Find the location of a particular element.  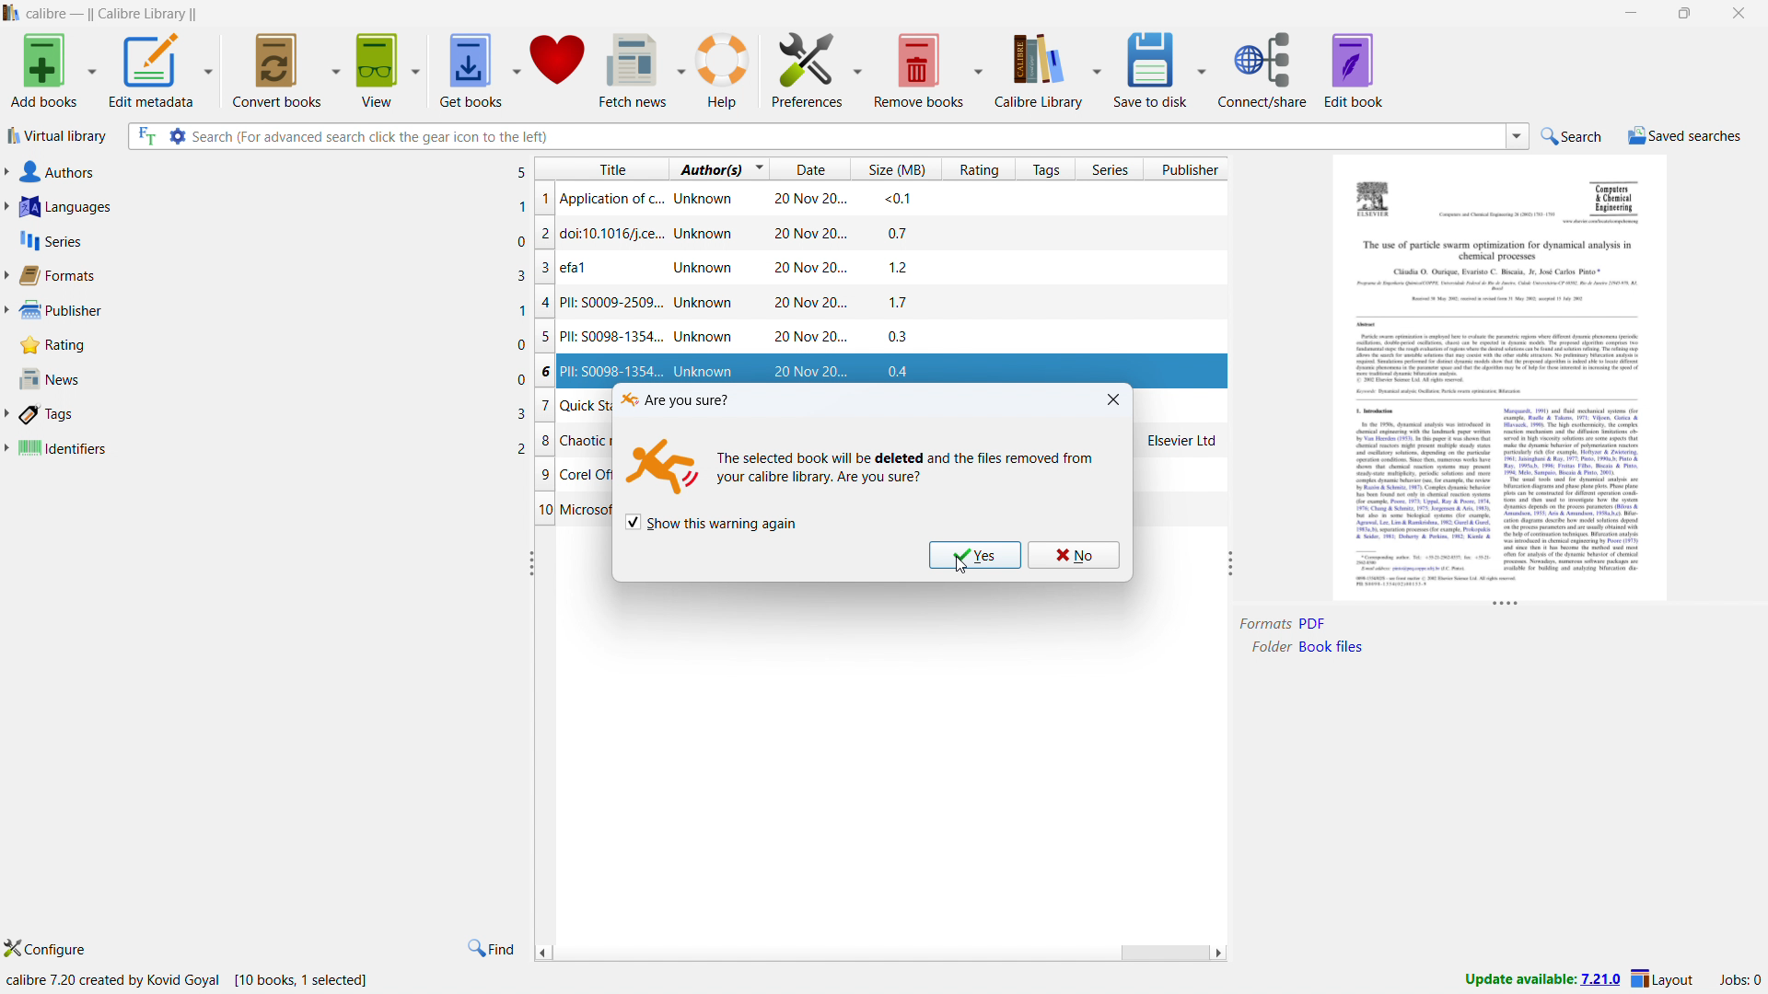

resize is located at coordinates (1232, 561).